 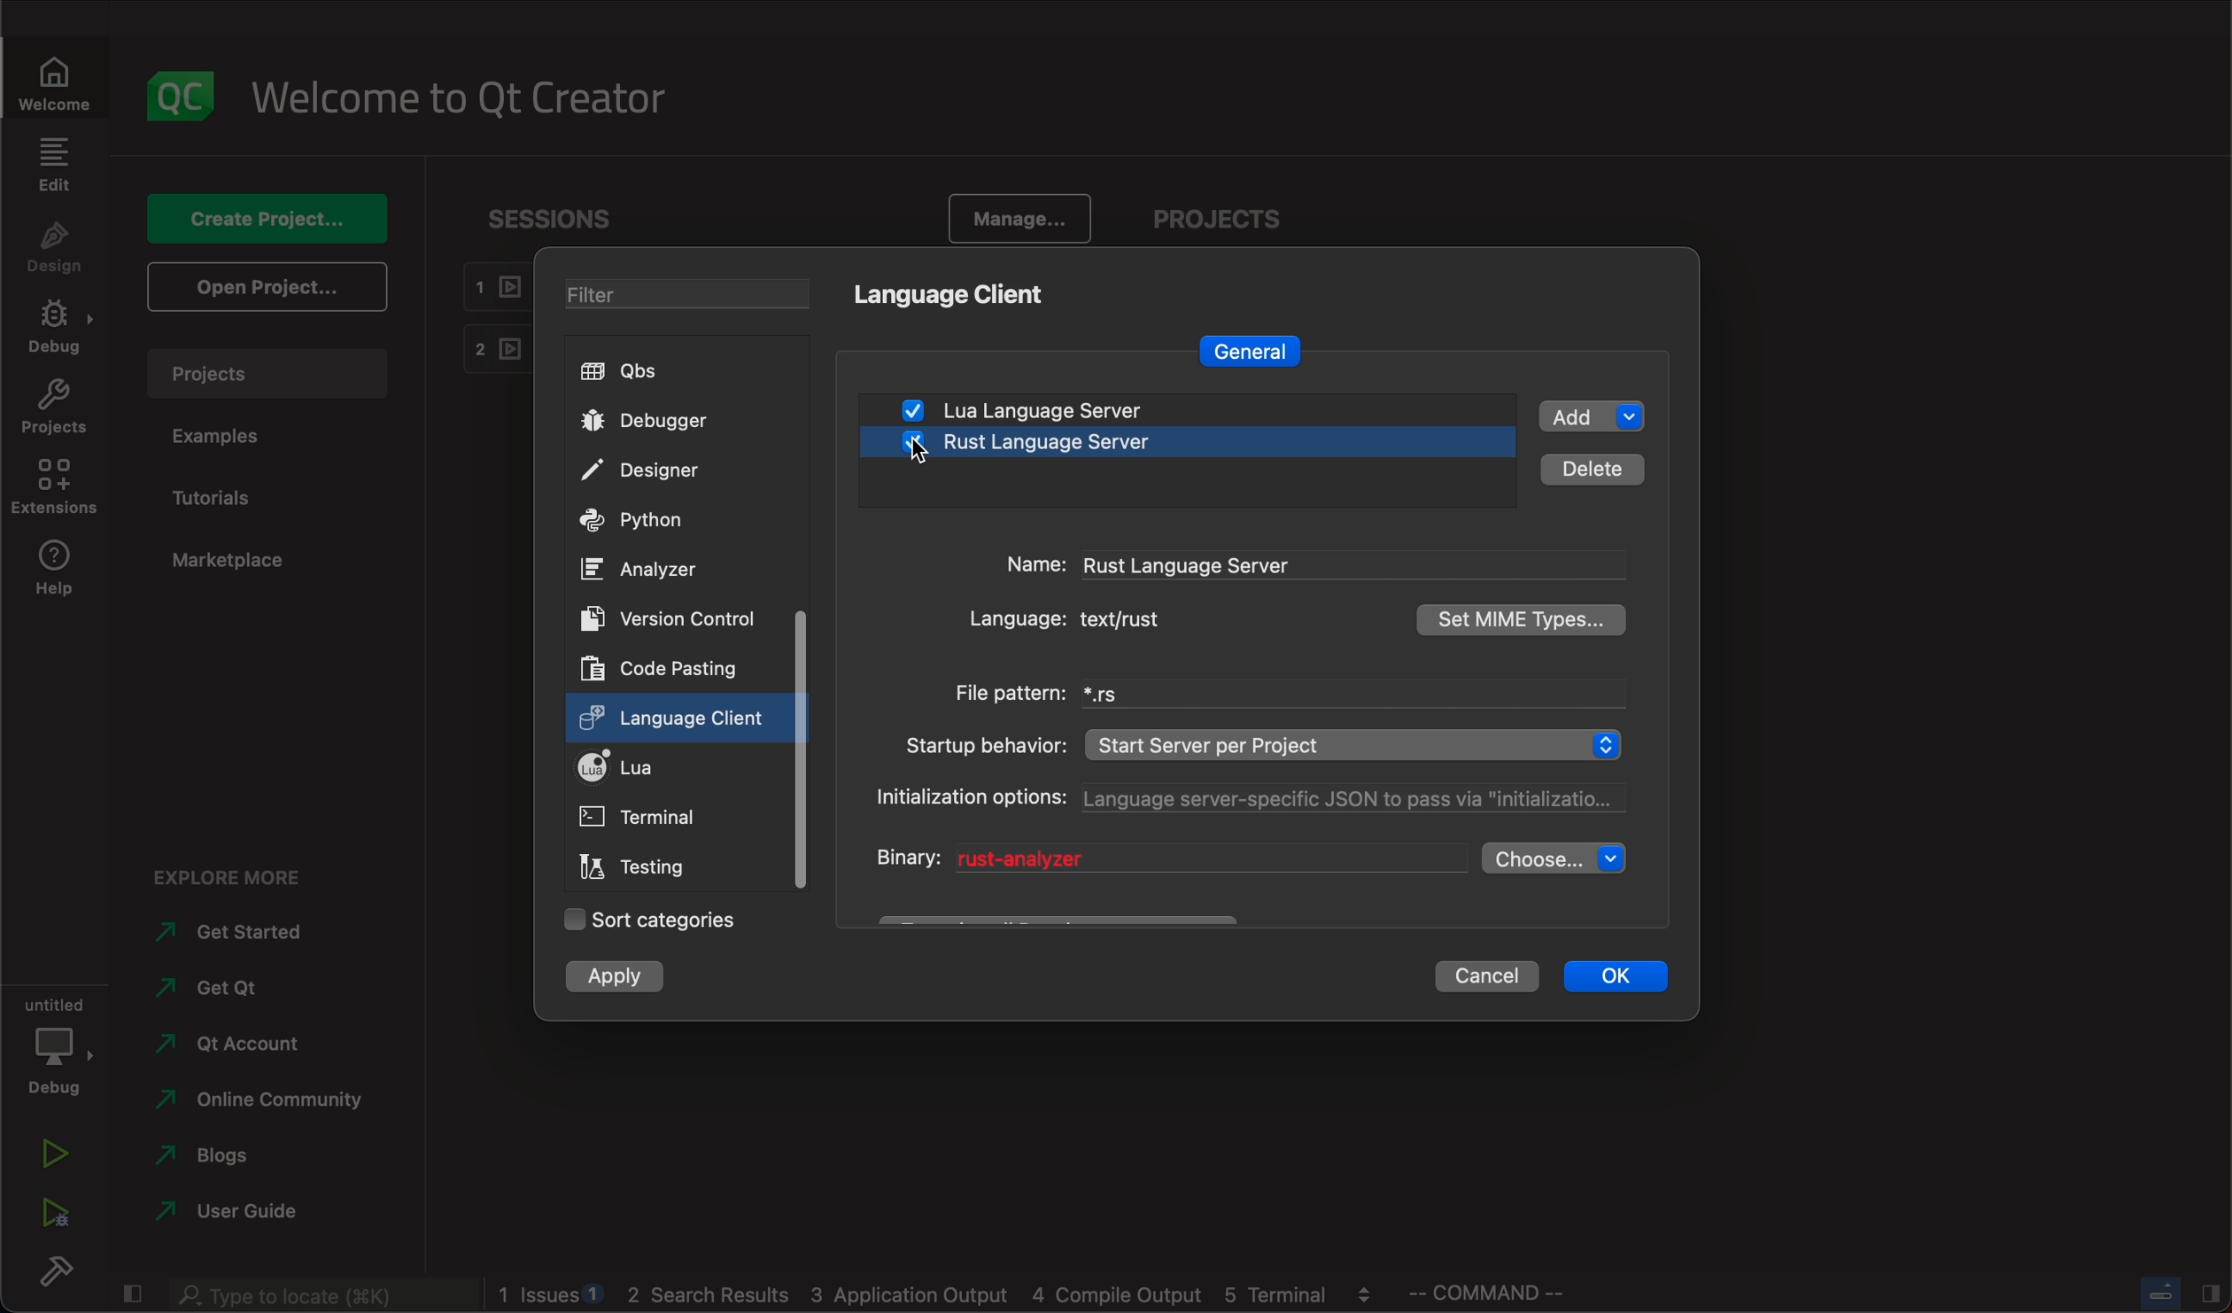 I want to click on rust, so click(x=1083, y=447).